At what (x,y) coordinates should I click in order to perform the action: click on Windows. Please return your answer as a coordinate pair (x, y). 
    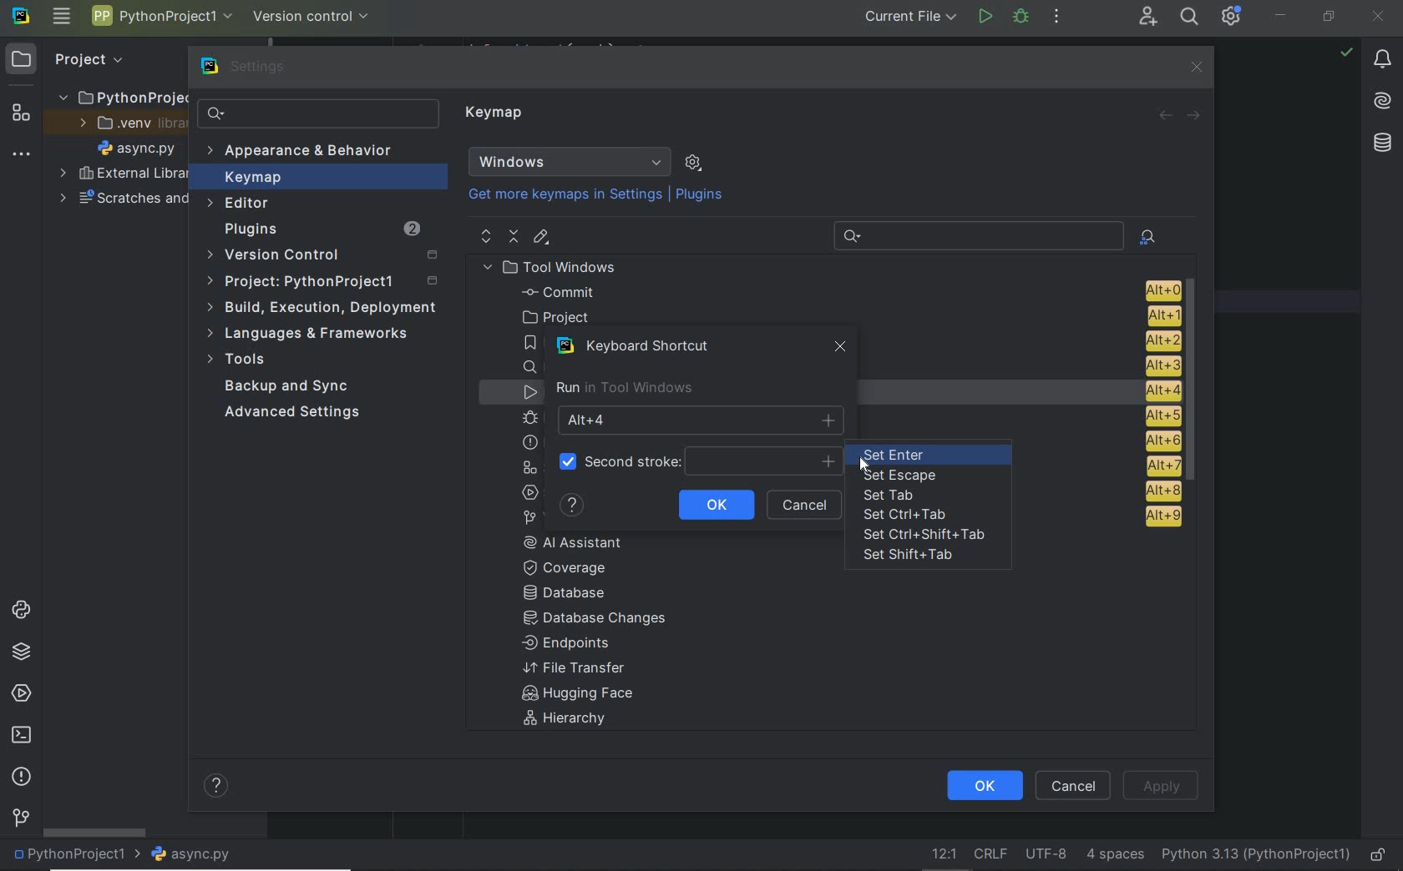
    Looking at the image, I should click on (570, 162).